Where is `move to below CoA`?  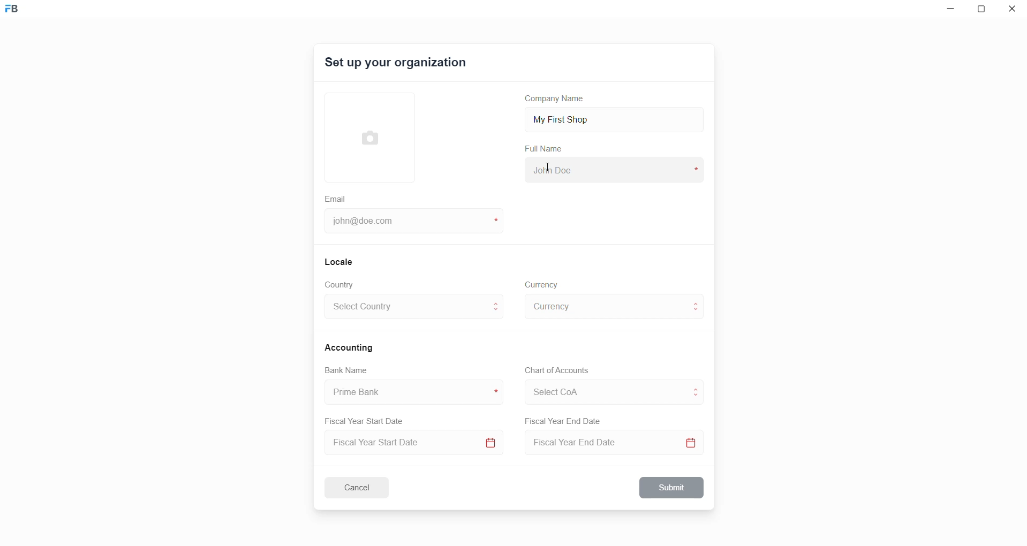 move to below CoA is located at coordinates (697, 397).